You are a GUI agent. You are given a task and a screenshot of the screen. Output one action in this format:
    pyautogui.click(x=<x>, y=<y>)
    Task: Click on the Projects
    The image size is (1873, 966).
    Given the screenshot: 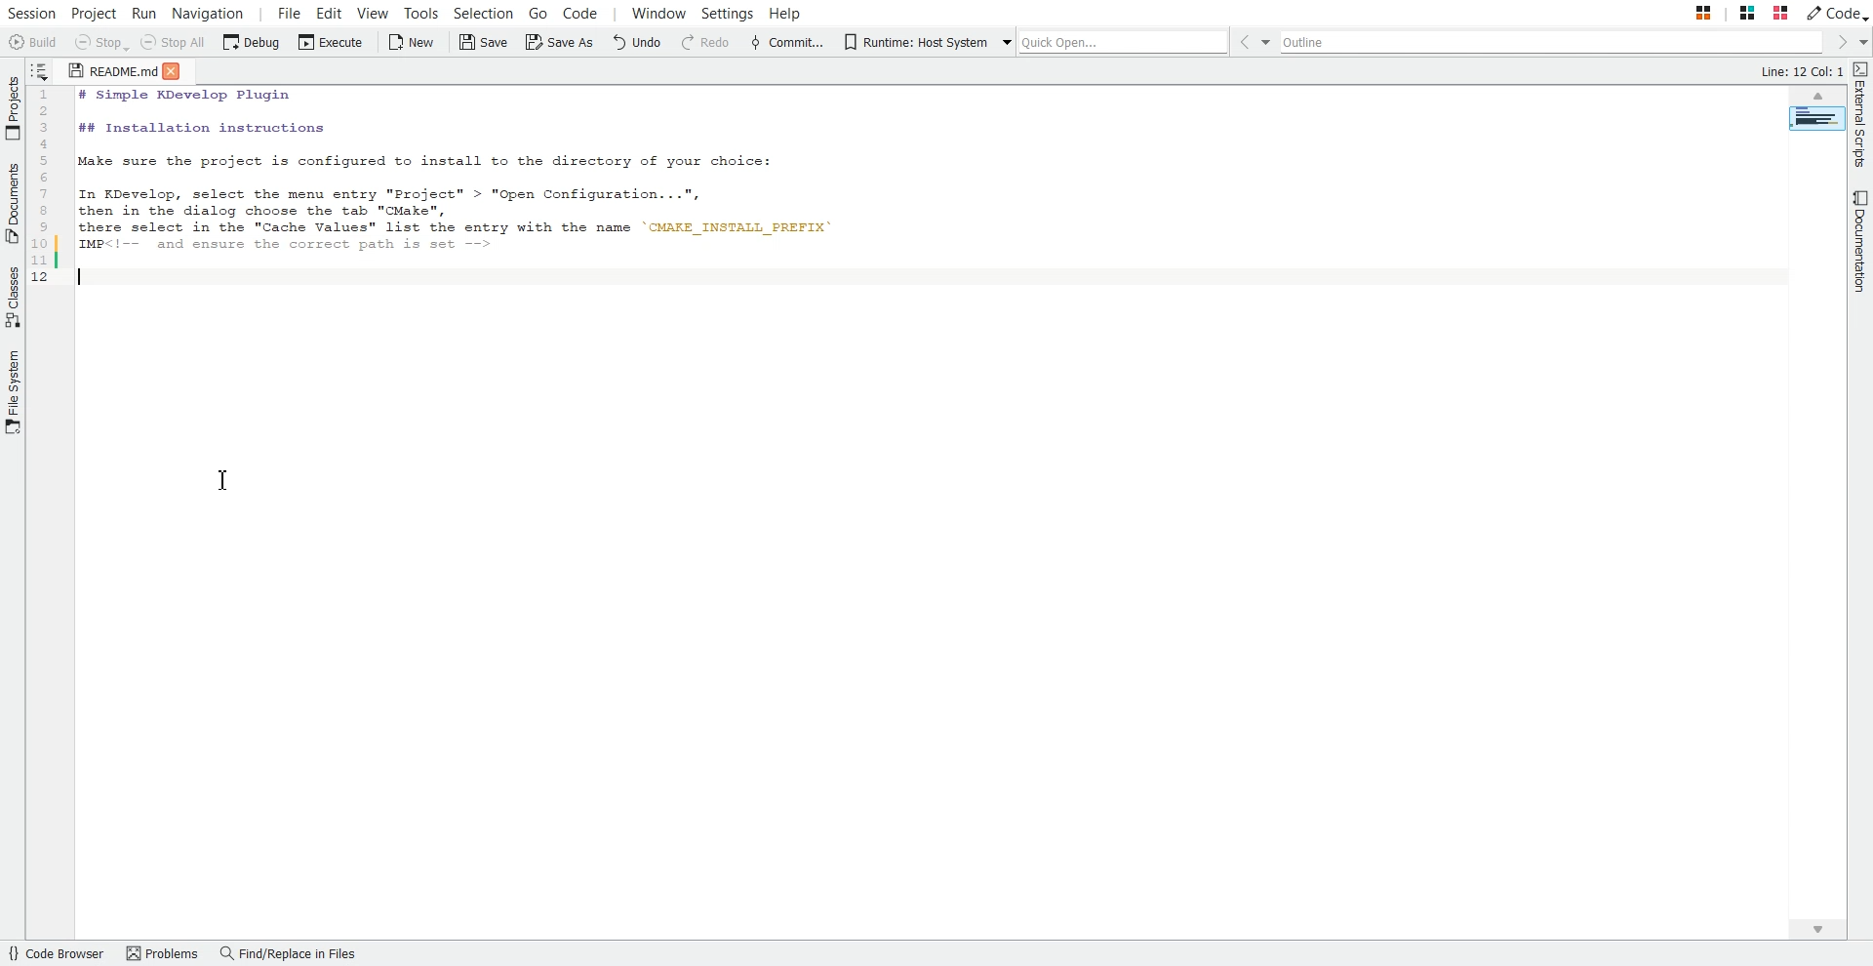 What is the action you would take?
    pyautogui.click(x=13, y=108)
    